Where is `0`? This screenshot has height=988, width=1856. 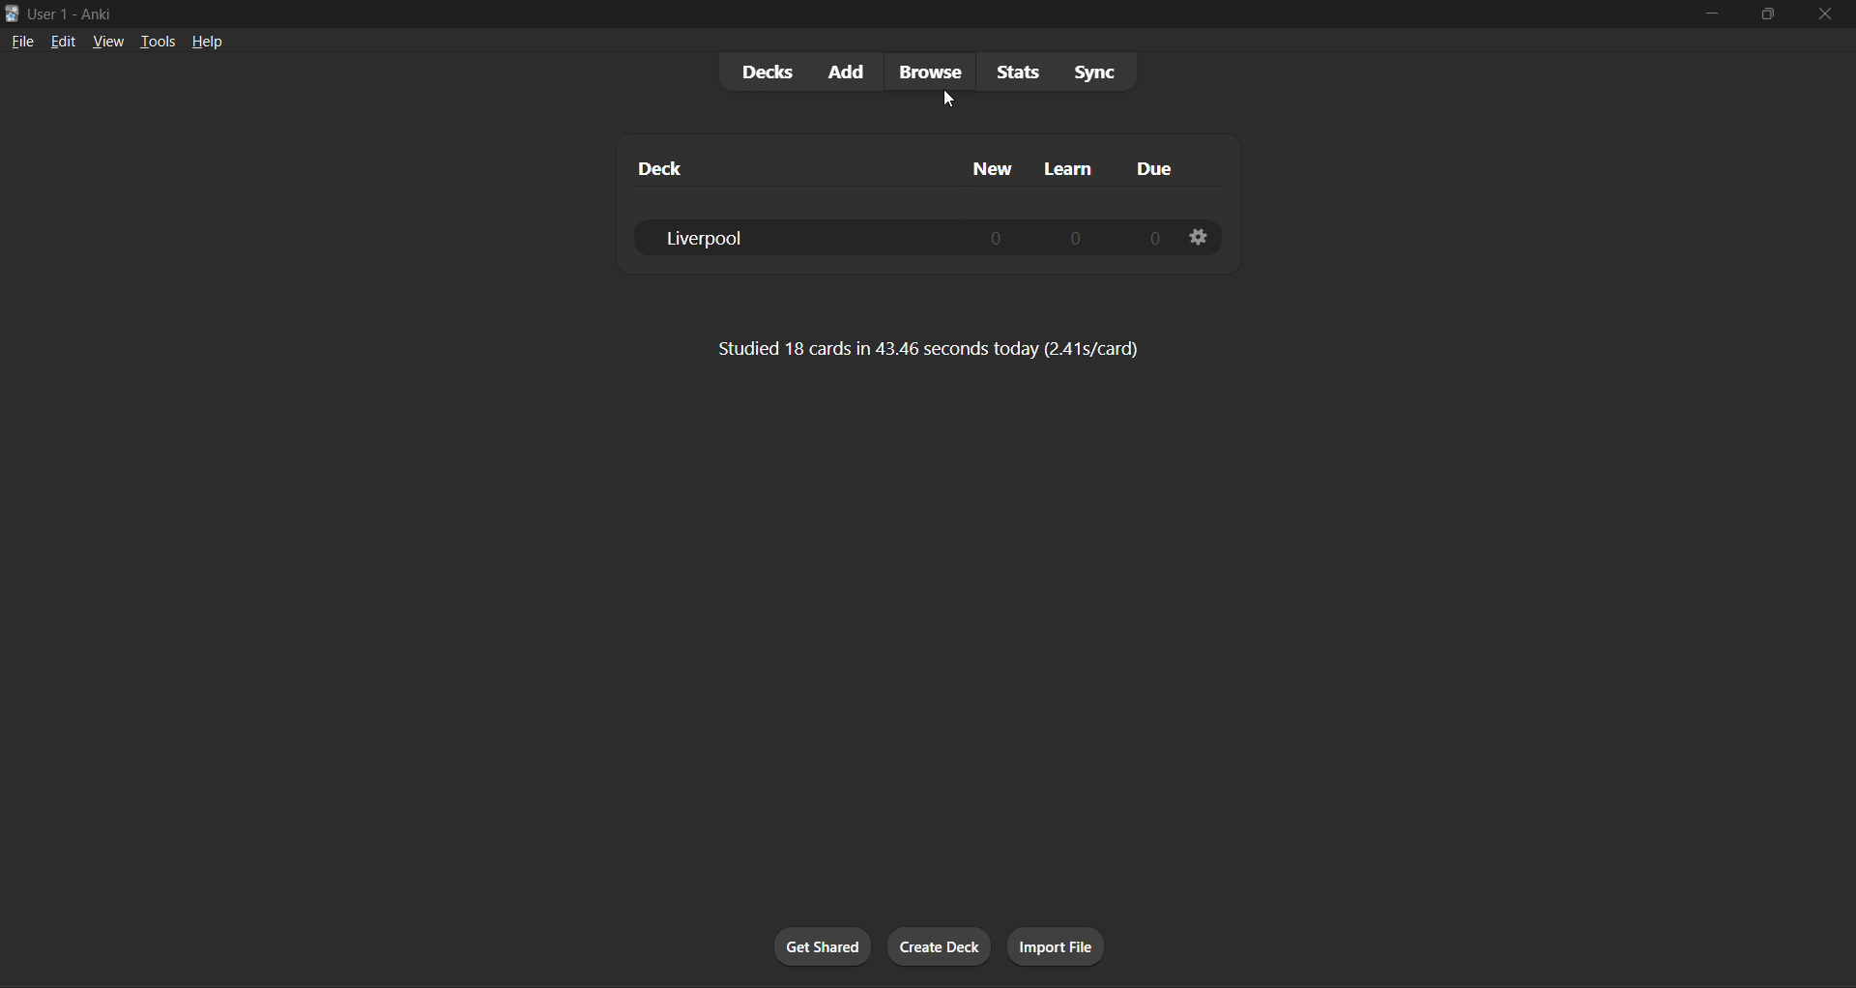
0 is located at coordinates (1003, 235).